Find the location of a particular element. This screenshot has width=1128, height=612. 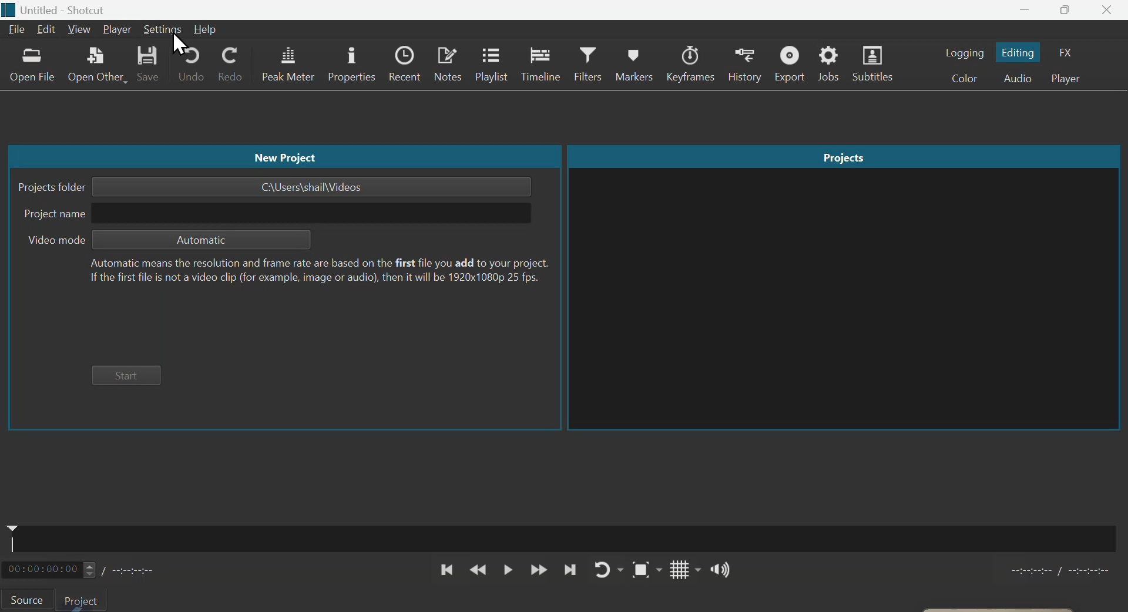

Project name is located at coordinates (277, 213).